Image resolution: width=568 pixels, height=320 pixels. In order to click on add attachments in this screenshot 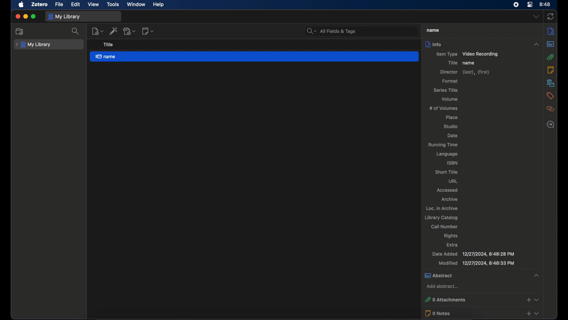, I will do `click(528, 300)`.